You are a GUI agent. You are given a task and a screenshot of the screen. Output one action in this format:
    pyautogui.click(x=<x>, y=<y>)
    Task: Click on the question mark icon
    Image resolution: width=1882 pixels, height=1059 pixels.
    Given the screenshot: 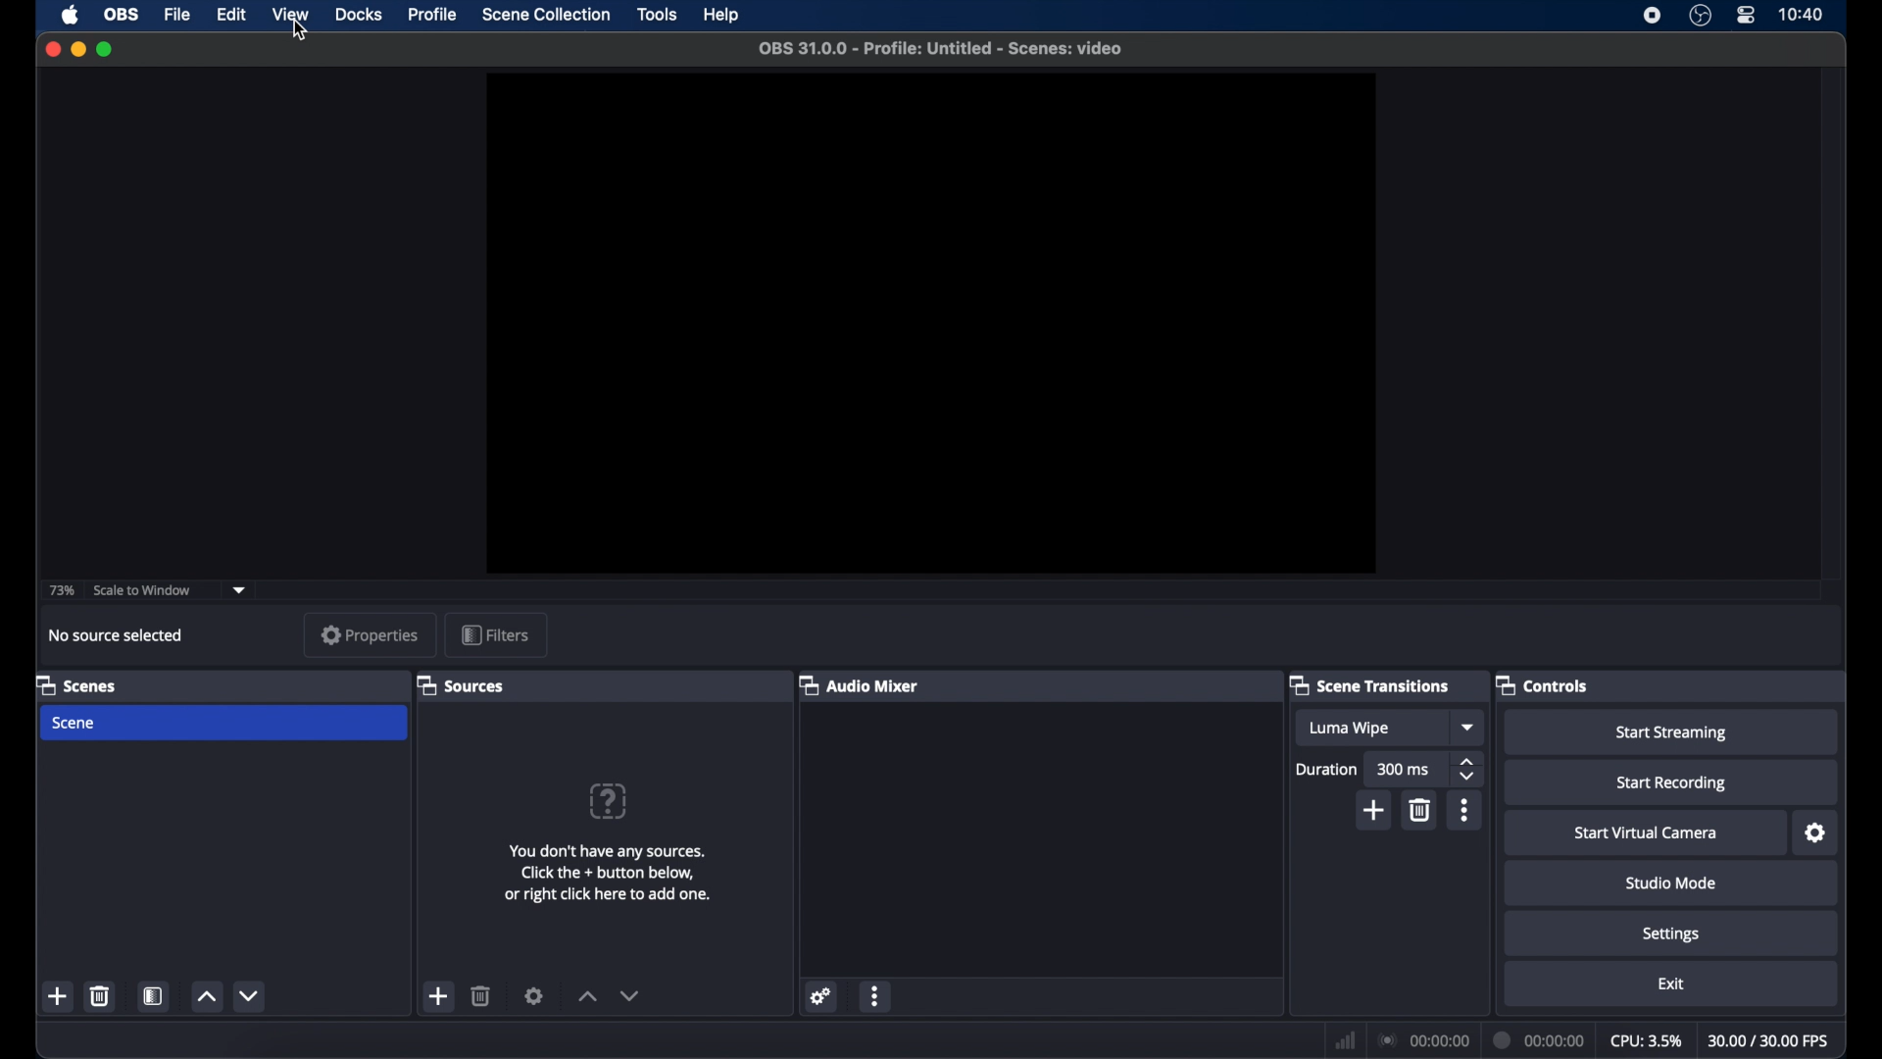 What is the action you would take?
    pyautogui.click(x=610, y=800)
    